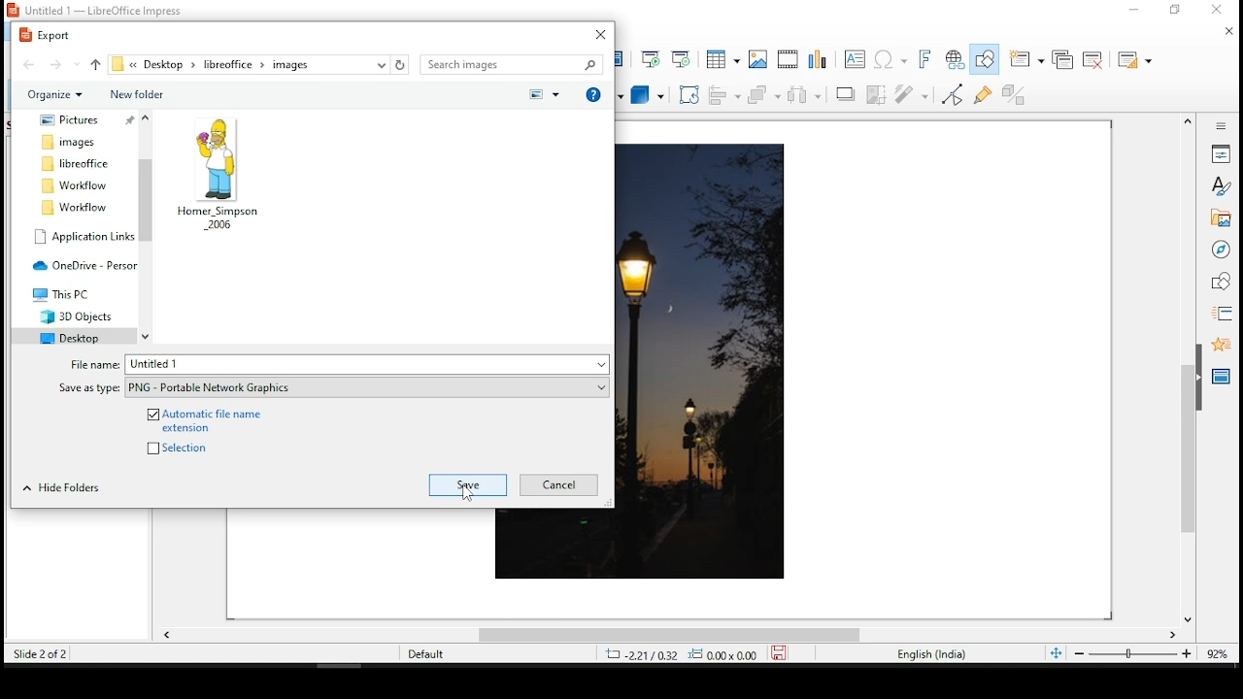 The image size is (1243, 699). Describe the element at coordinates (1221, 152) in the screenshot. I see `properties ` at that location.